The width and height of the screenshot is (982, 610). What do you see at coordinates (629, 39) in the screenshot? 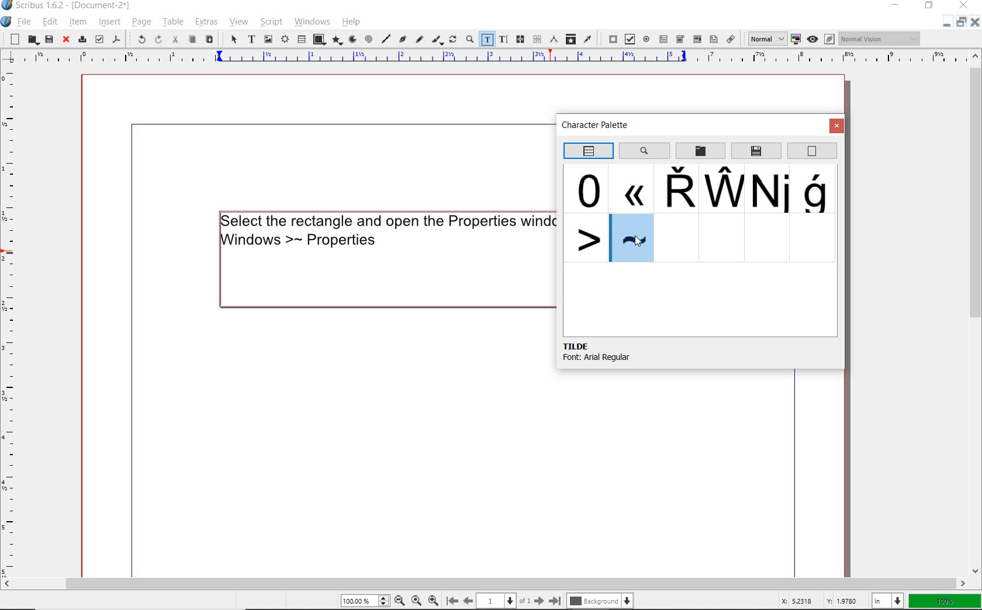
I see `pdf check box` at bounding box center [629, 39].